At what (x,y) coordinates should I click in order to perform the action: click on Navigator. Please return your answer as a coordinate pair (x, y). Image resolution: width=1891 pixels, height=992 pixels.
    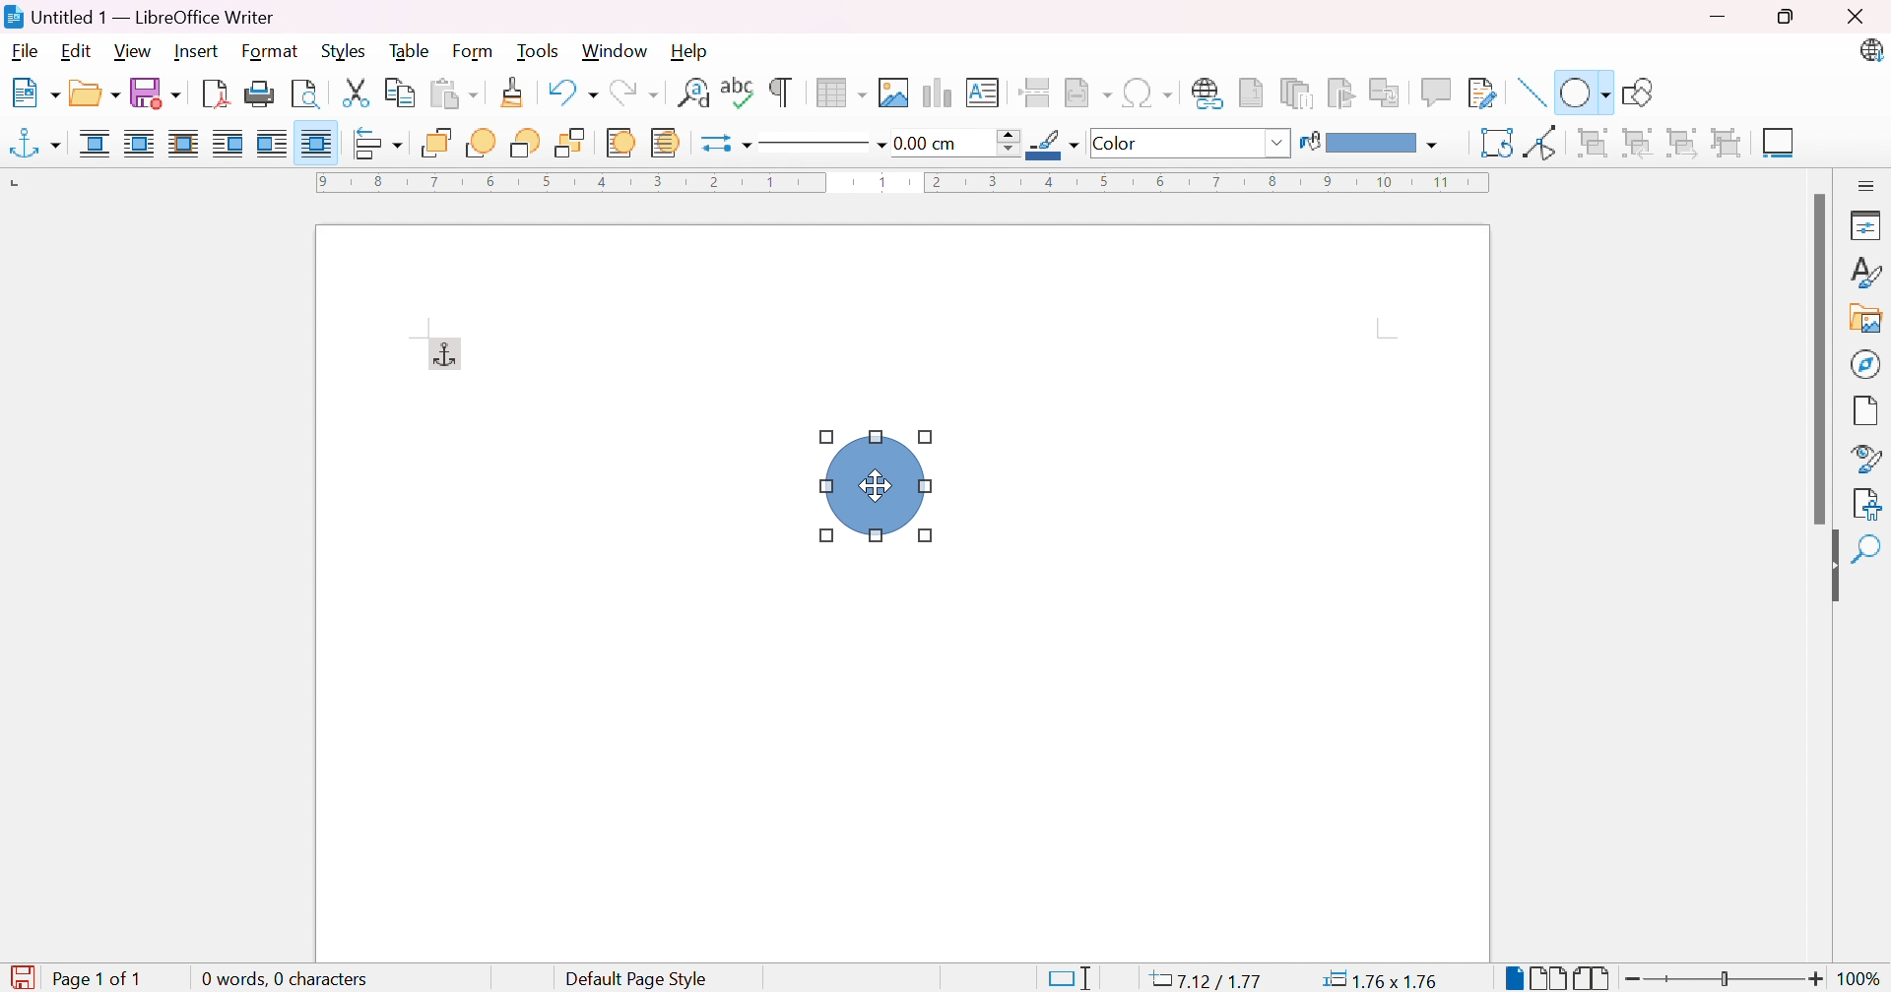
    Looking at the image, I should click on (1865, 363).